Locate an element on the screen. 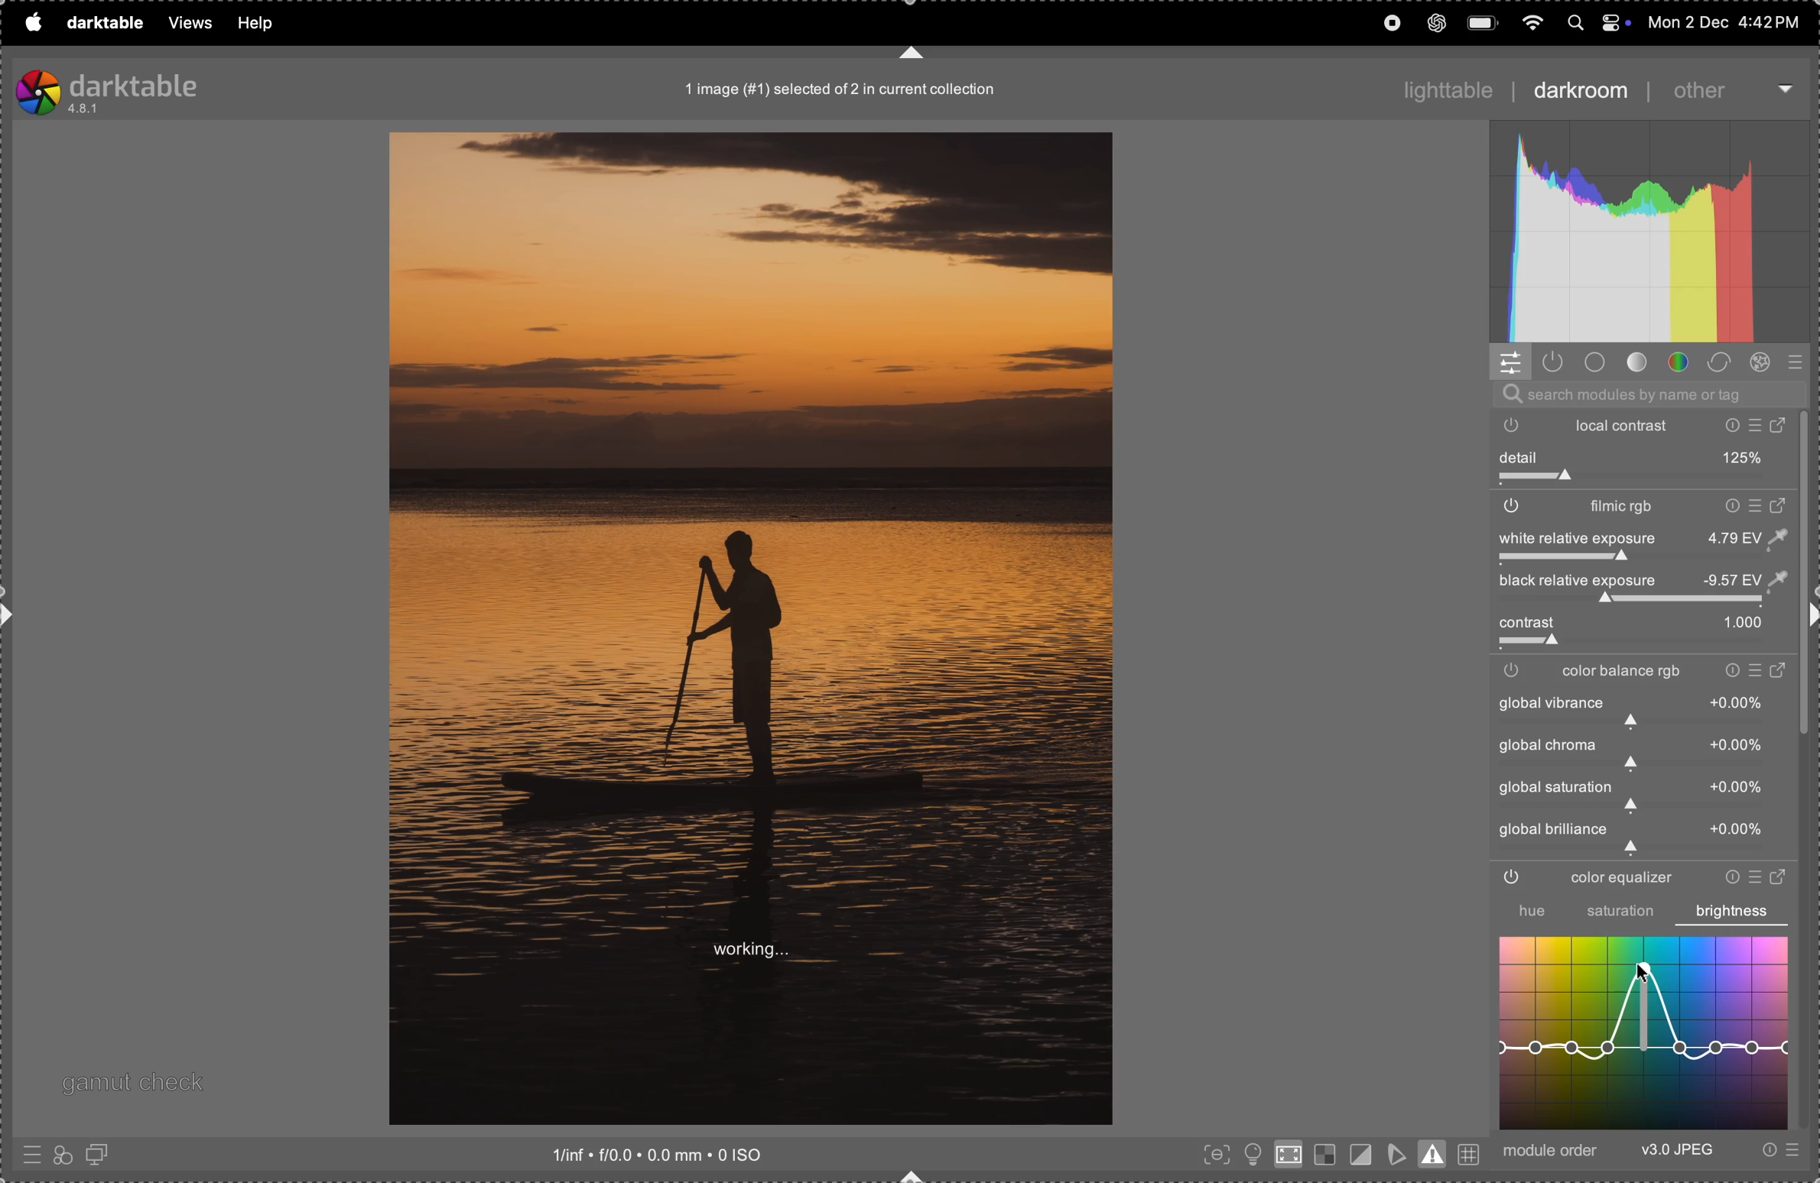 The image size is (1820, 1183). filmic rgb is located at coordinates (1642, 508).